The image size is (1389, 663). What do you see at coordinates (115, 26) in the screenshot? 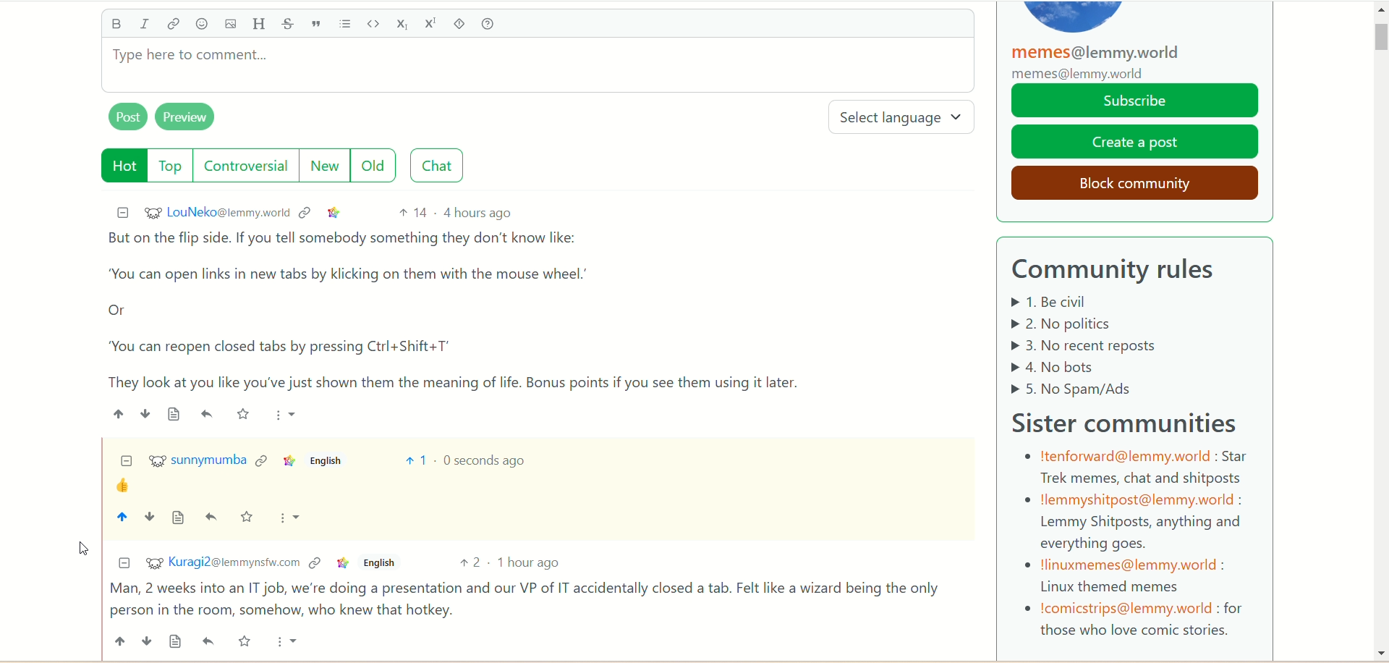
I see `bold` at bounding box center [115, 26].